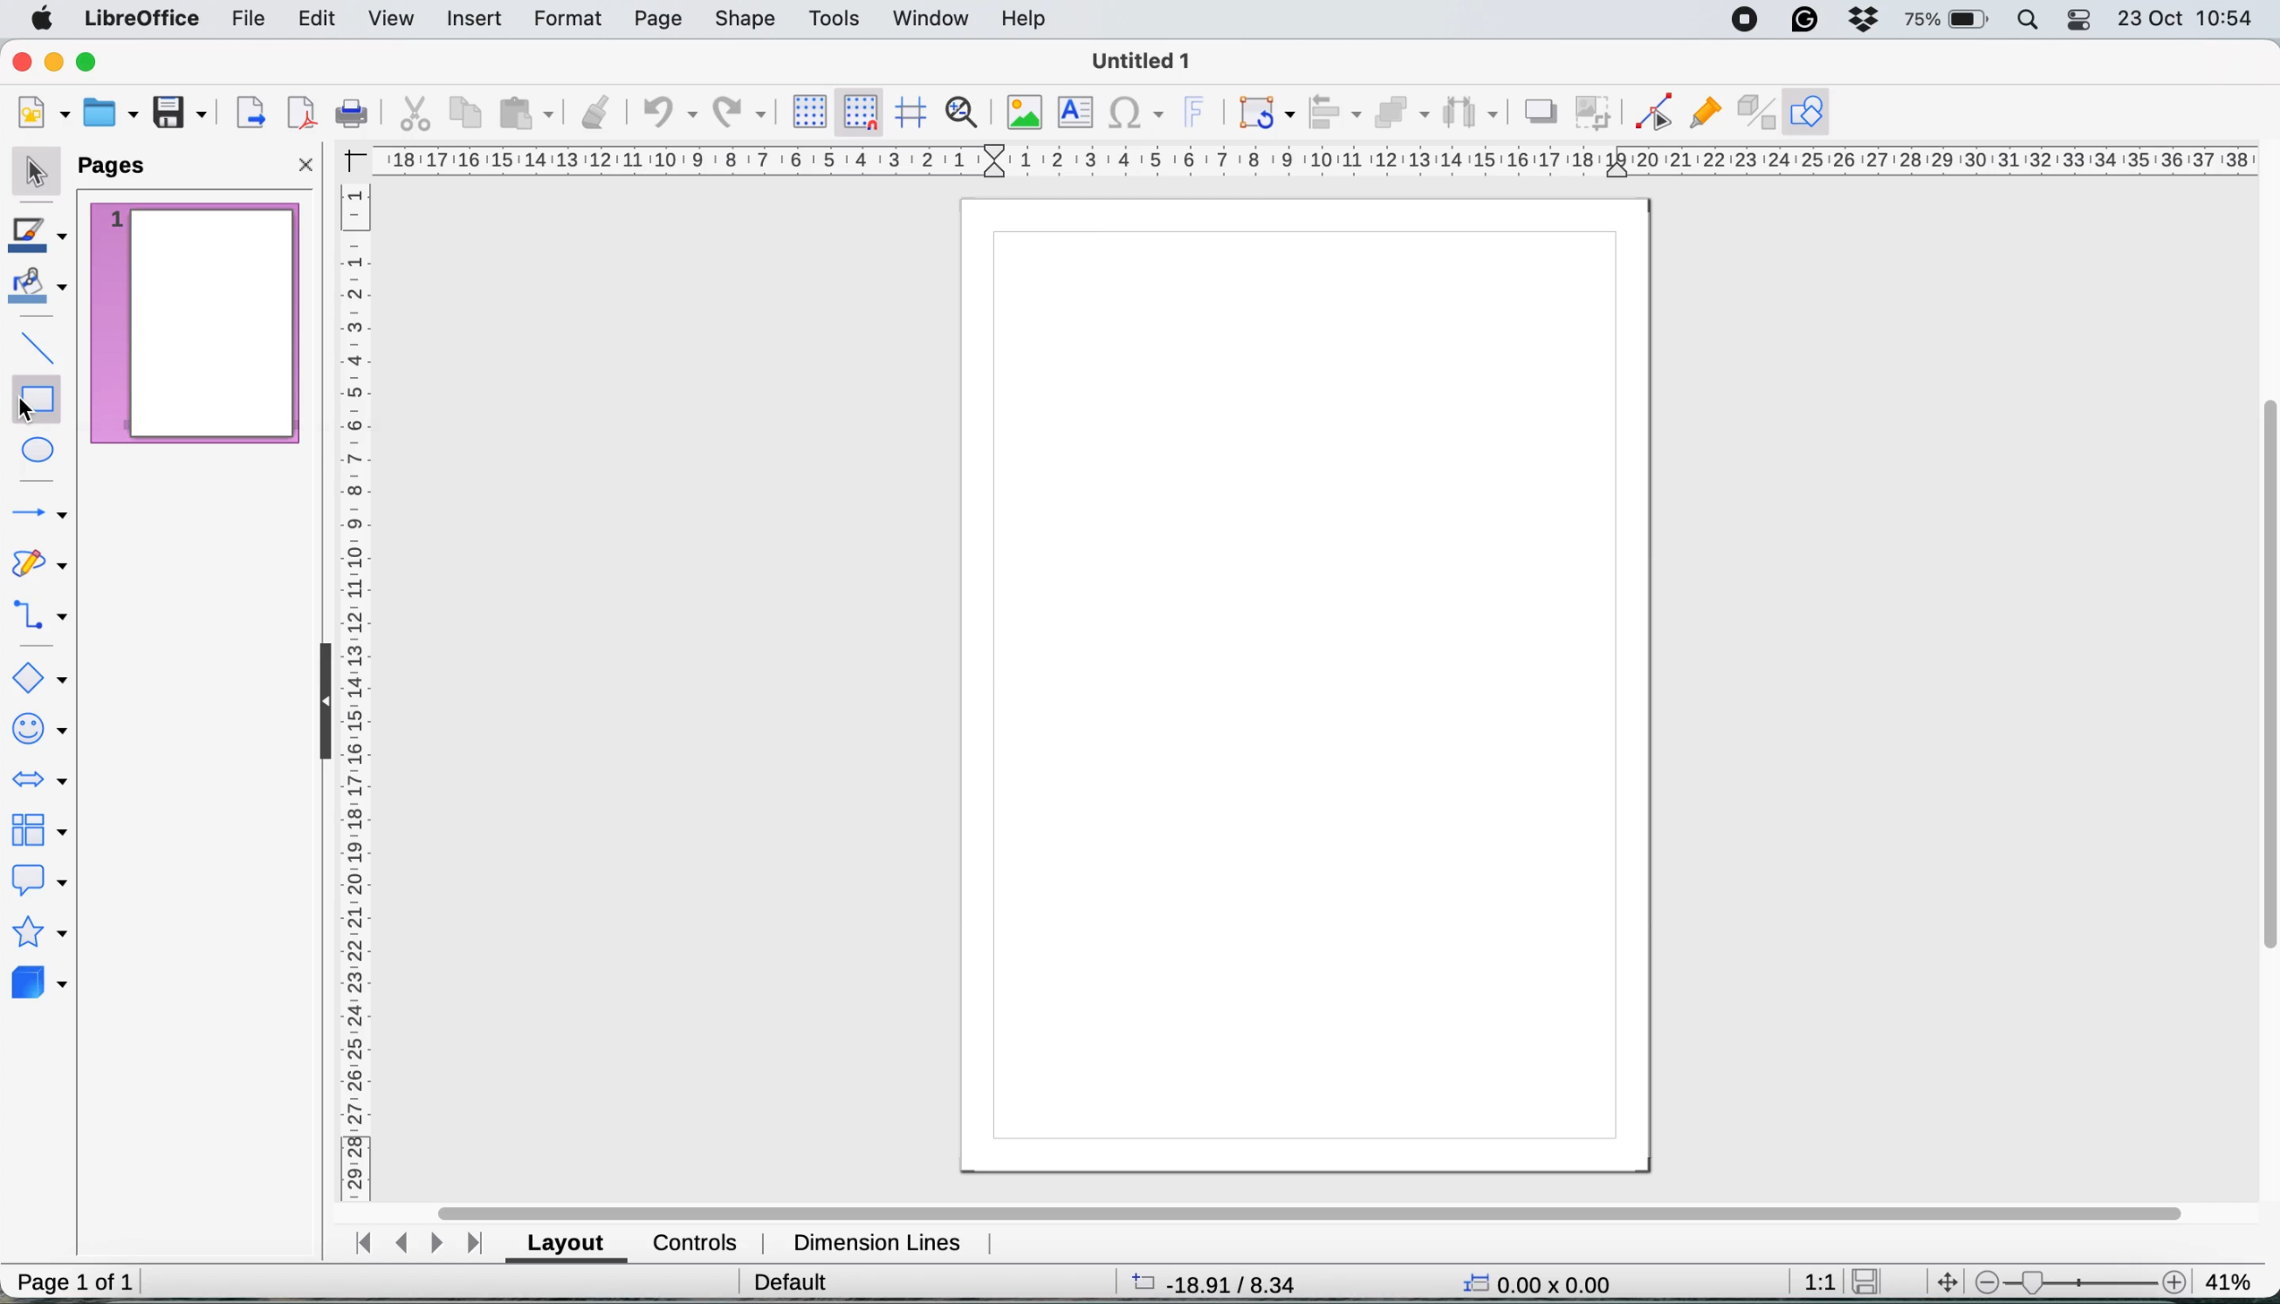 The image size is (2280, 1304). Describe the element at coordinates (53, 60) in the screenshot. I see `minimise` at that location.